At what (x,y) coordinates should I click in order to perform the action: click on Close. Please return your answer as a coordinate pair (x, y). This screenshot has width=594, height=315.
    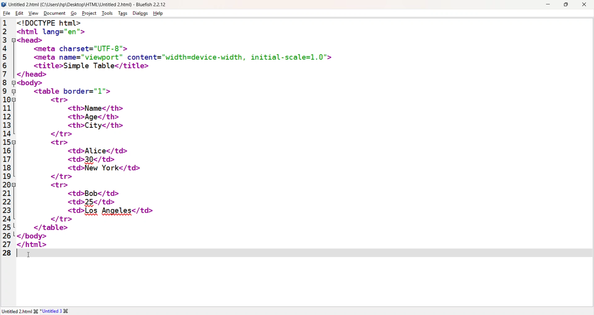
    Looking at the image, I should click on (584, 5).